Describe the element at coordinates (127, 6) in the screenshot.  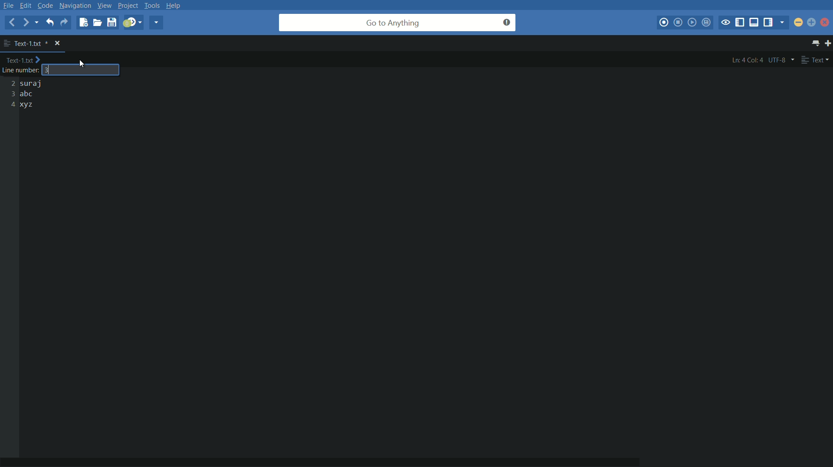
I see `project ` at that location.